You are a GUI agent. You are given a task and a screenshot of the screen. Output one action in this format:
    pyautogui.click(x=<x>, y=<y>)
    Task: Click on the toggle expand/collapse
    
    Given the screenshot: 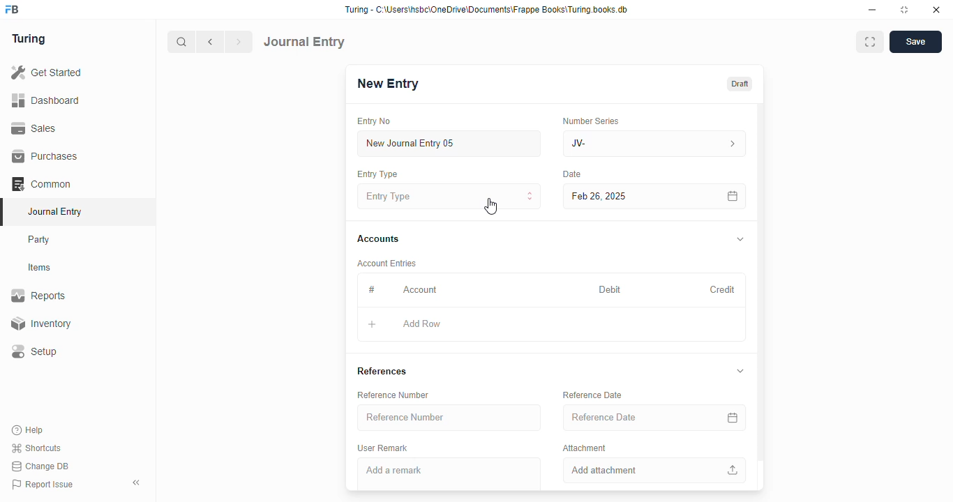 What is the action you would take?
    pyautogui.click(x=741, y=240)
    